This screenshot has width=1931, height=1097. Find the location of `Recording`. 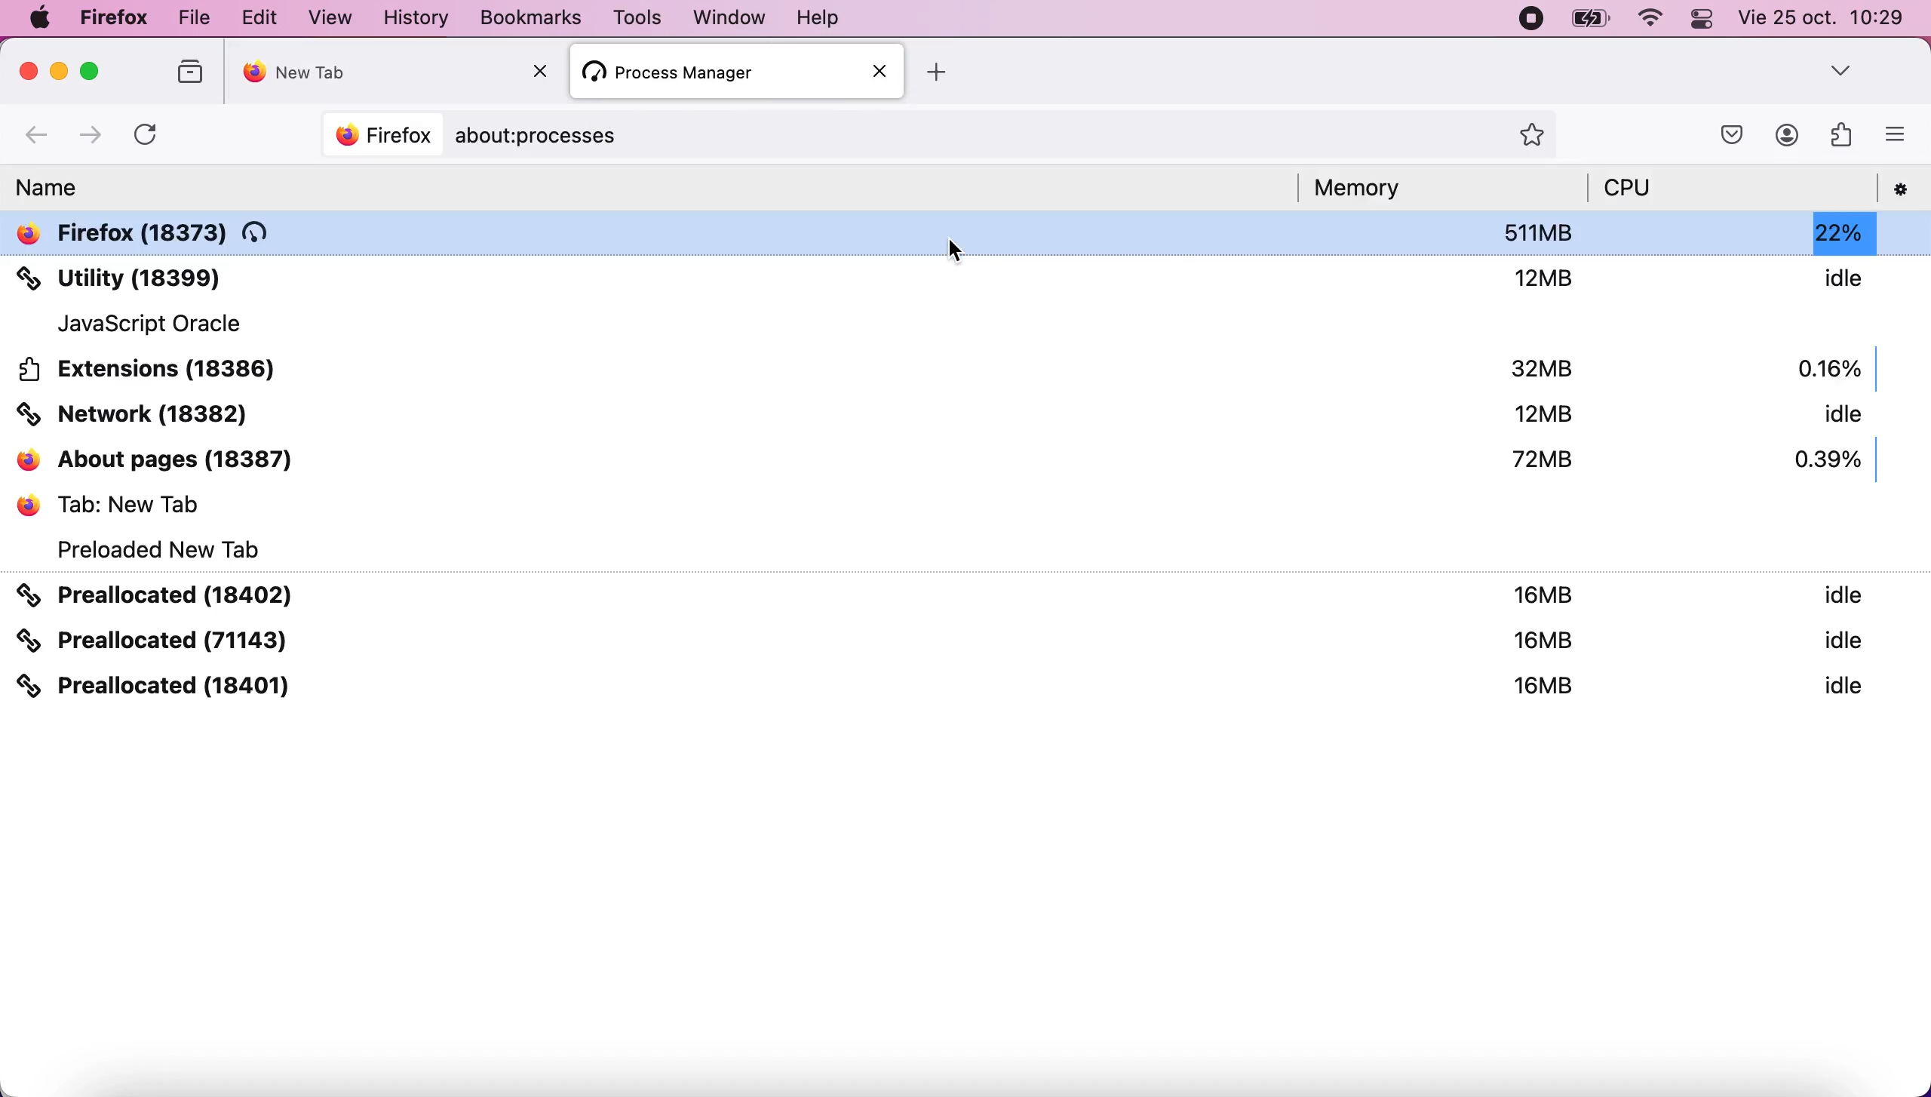

Recording is located at coordinates (1533, 19).